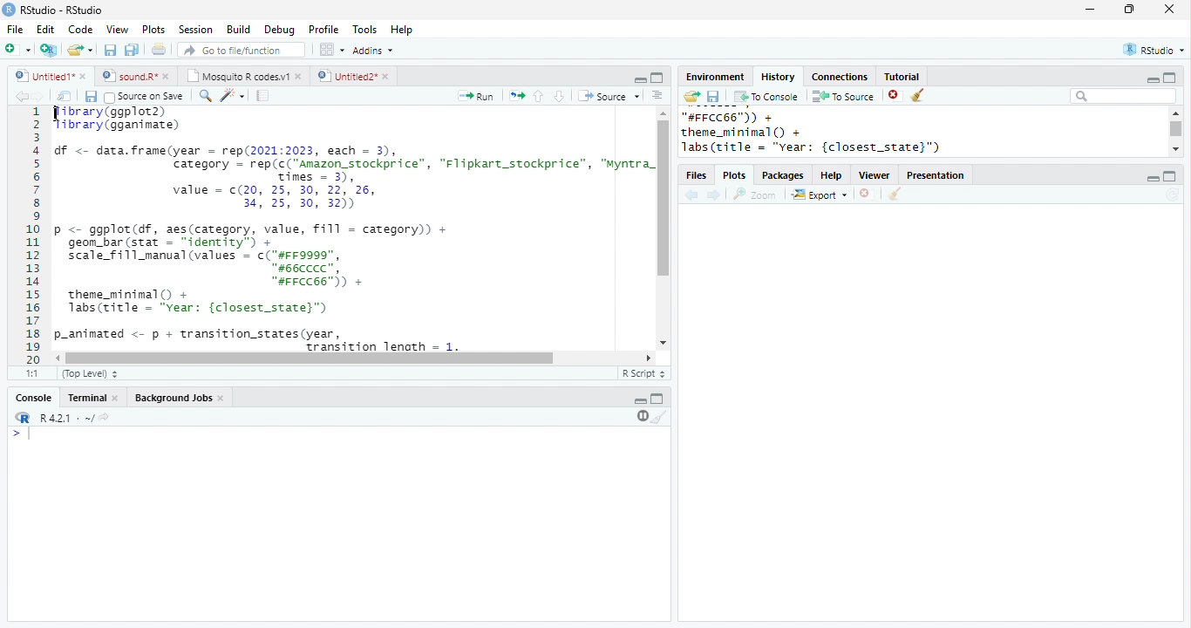  I want to click on History, so click(778, 77).